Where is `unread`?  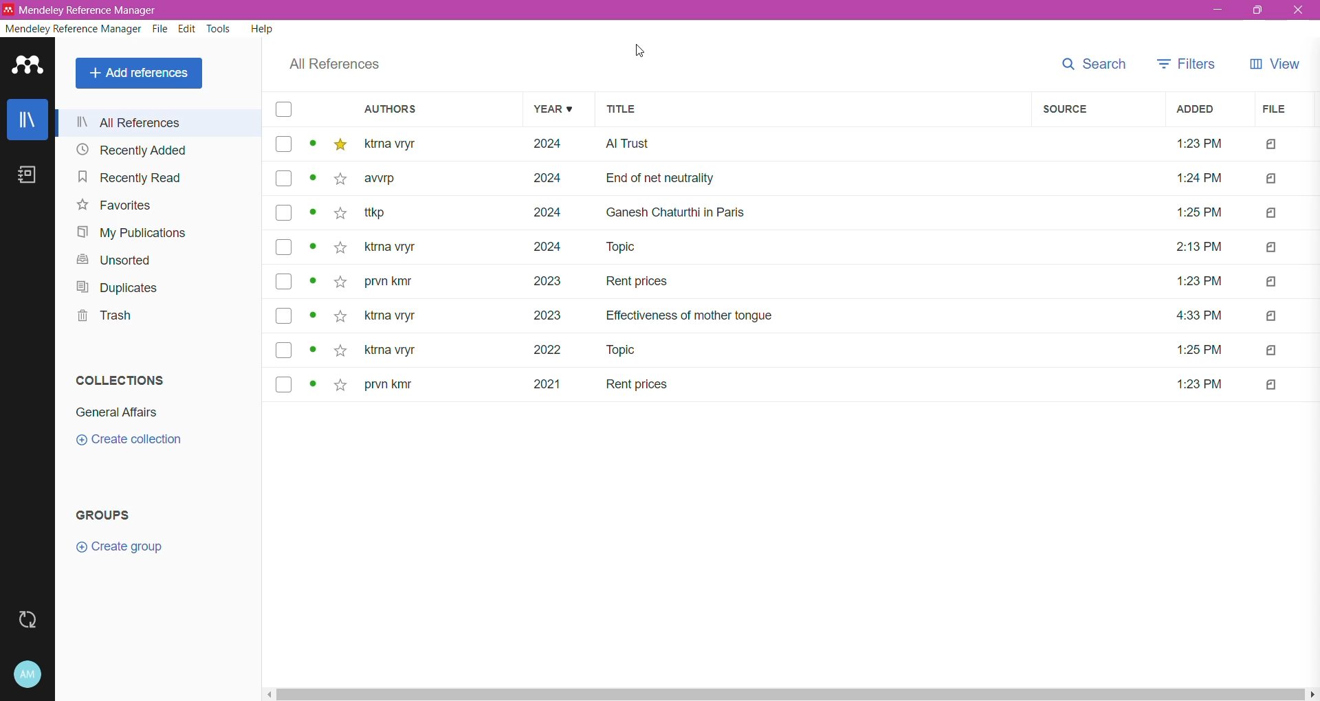 unread is located at coordinates (313, 280).